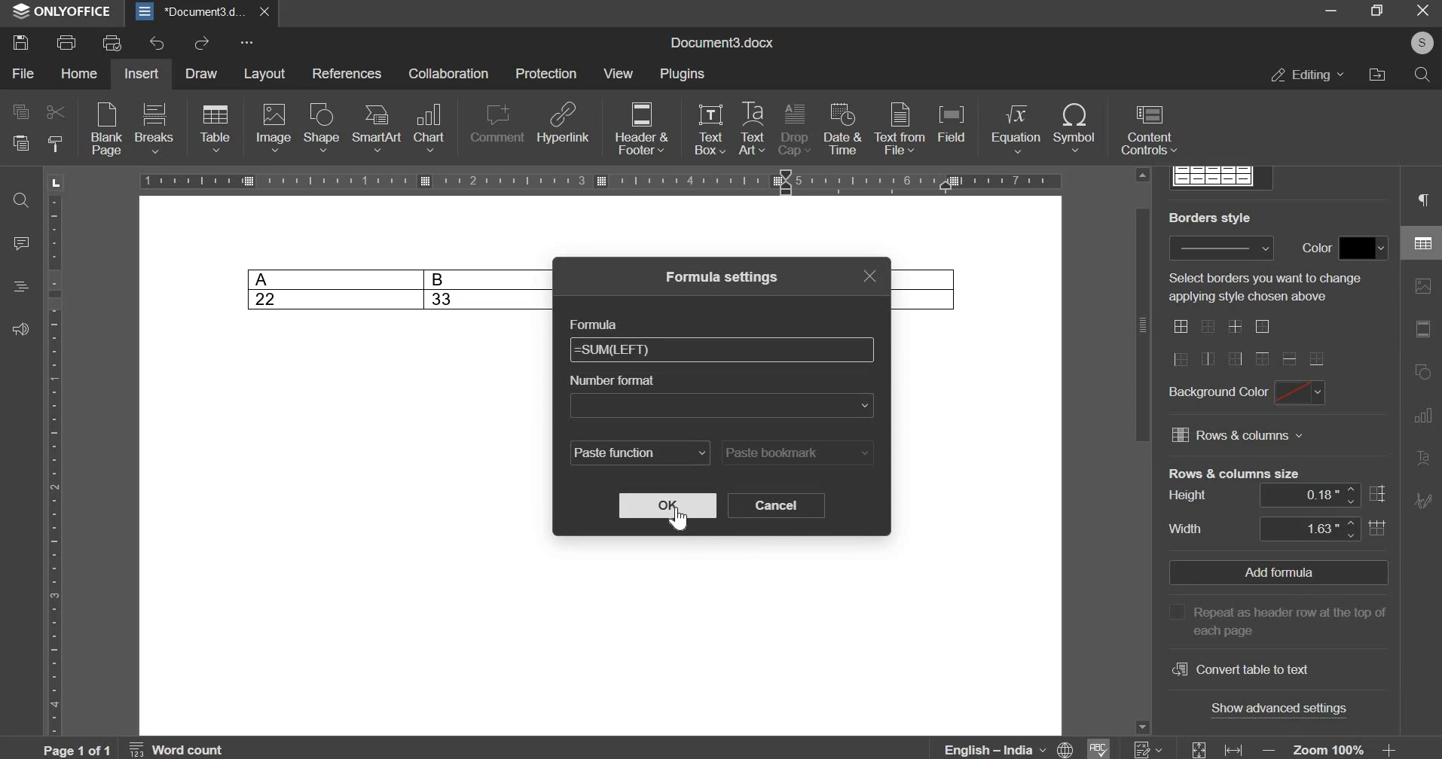 The height and width of the screenshot is (759, 1442). I want to click on shape settings, so click(1423, 372).